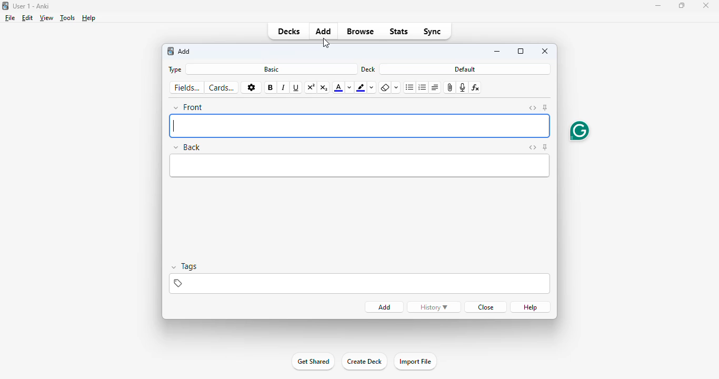 The image size is (719, 379). What do you see at coordinates (89, 18) in the screenshot?
I see `help` at bounding box center [89, 18].